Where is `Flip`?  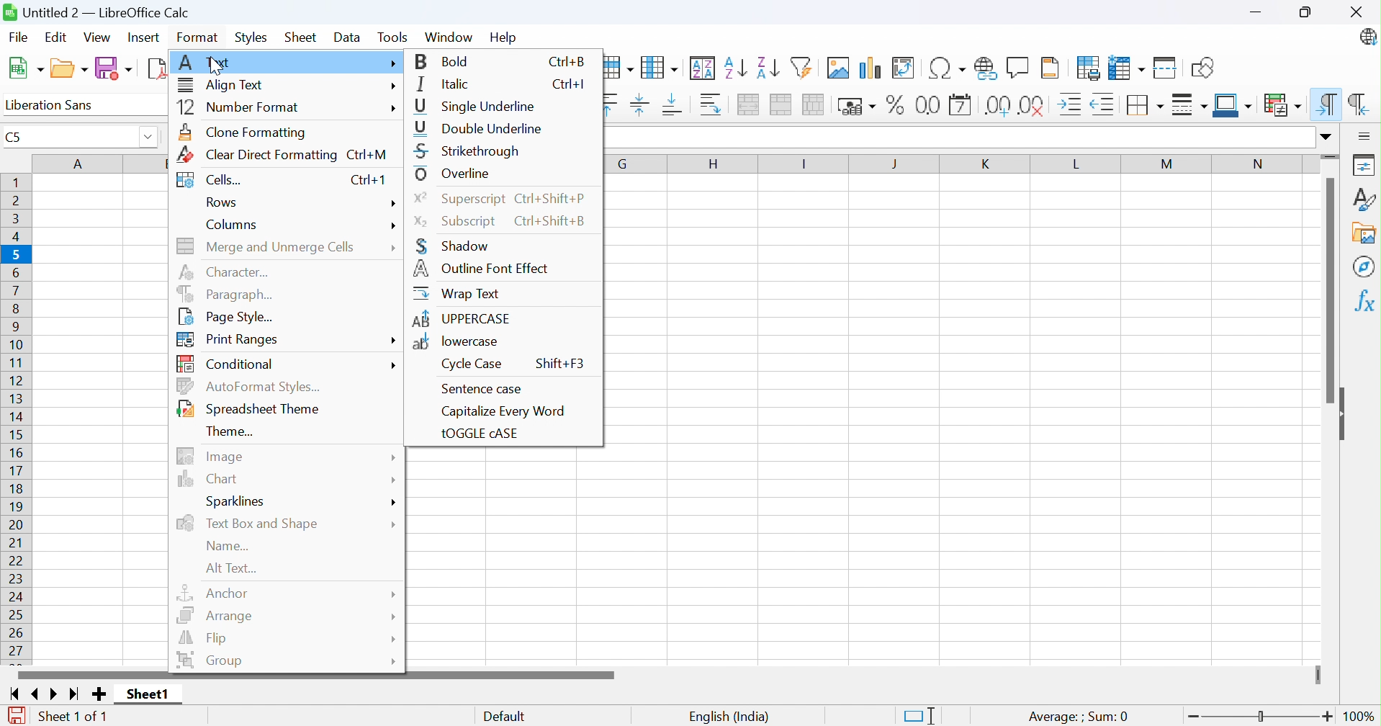
Flip is located at coordinates (208, 640).